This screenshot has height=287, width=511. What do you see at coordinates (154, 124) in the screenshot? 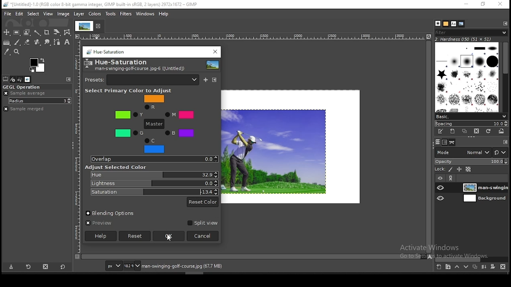
I see `master` at bounding box center [154, 124].